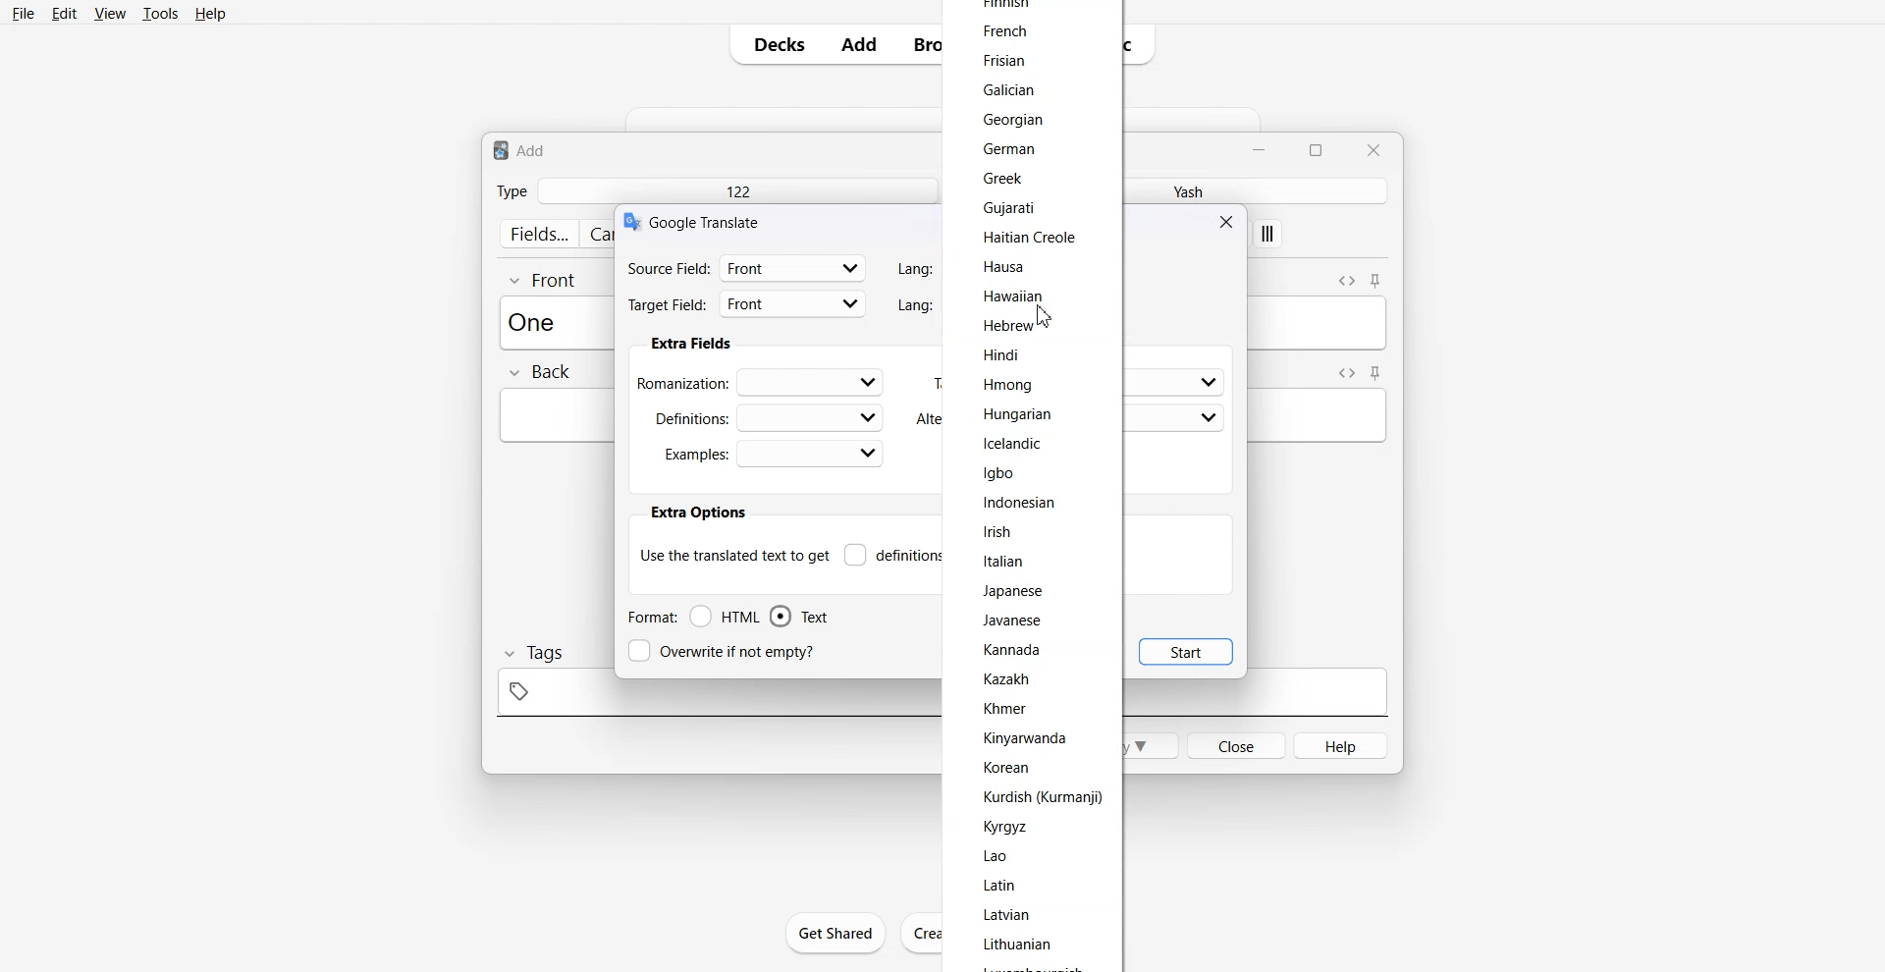  I want to click on dropdown, so click(1210, 418).